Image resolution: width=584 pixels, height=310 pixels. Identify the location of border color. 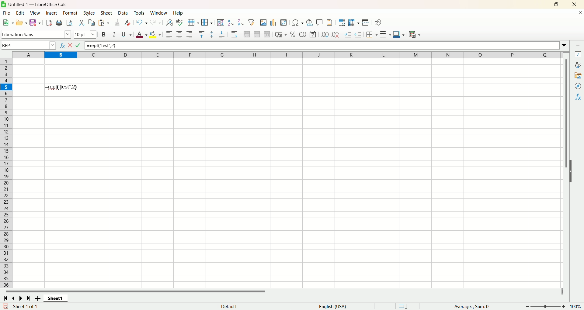
(399, 35).